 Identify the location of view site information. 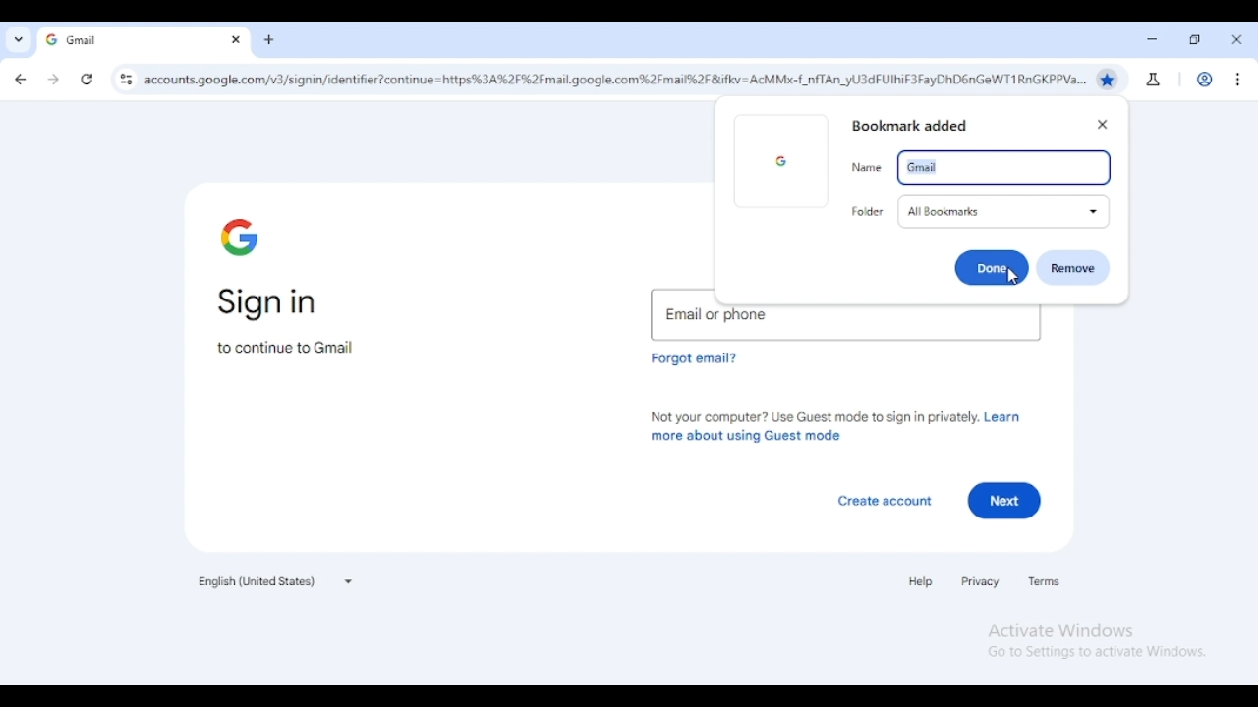
(125, 80).